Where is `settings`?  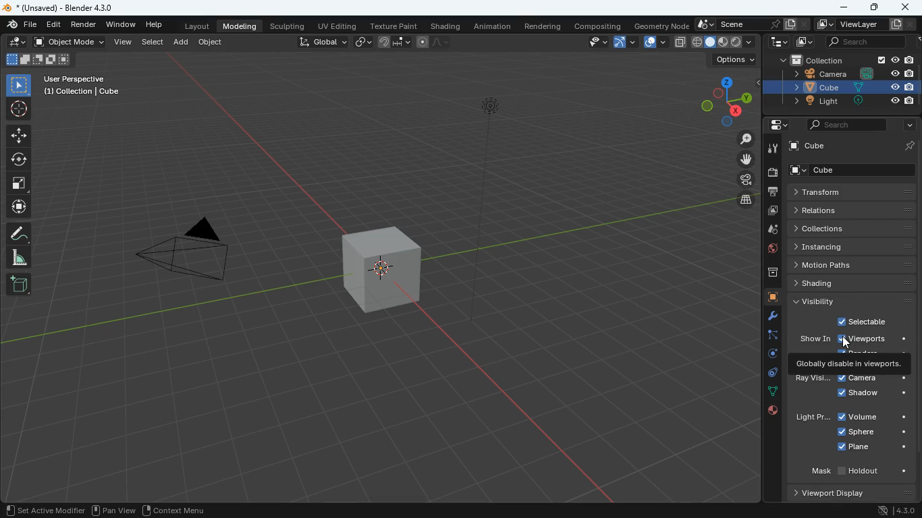
settings is located at coordinates (774, 126).